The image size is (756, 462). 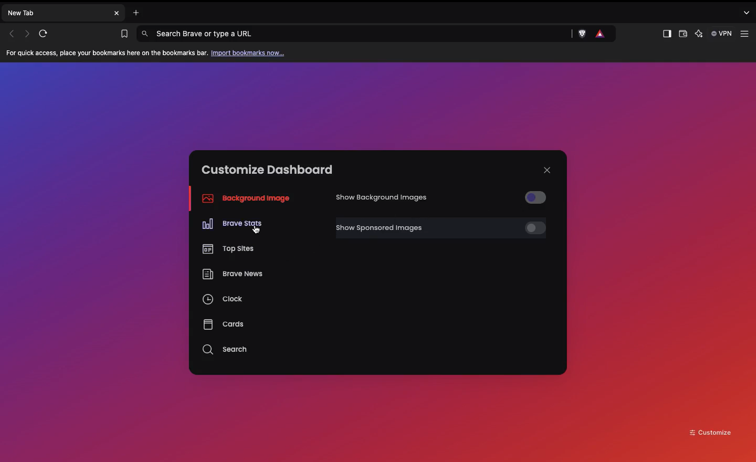 What do you see at coordinates (133, 12) in the screenshot?
I see `Open new tab` at bounding box center [133, 12].